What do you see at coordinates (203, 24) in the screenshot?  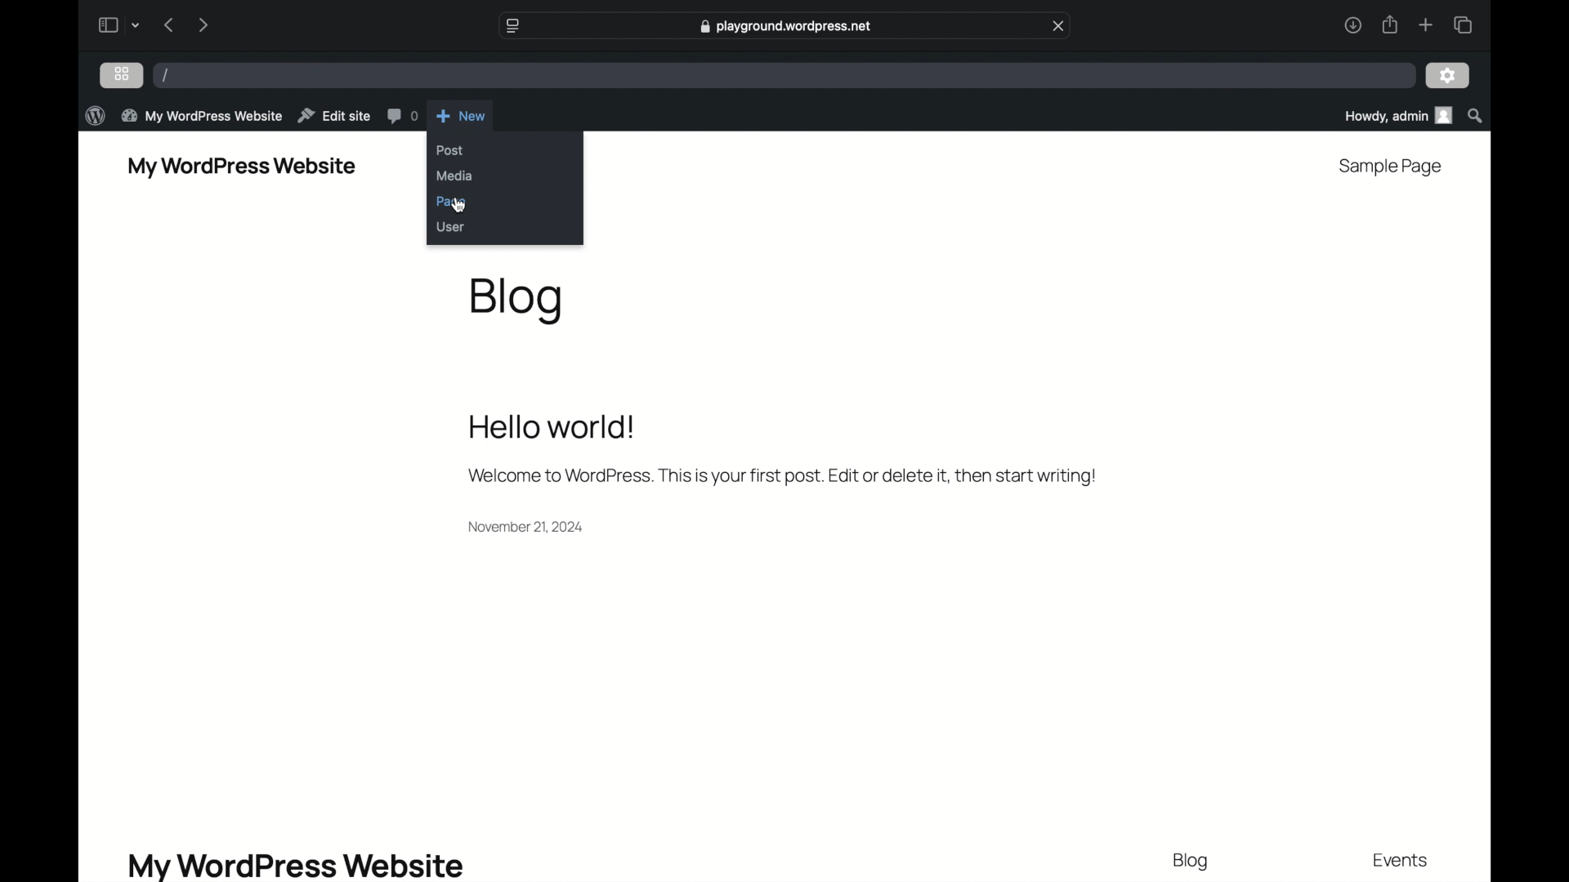 I see `next page` at bounding box center [203, 24].